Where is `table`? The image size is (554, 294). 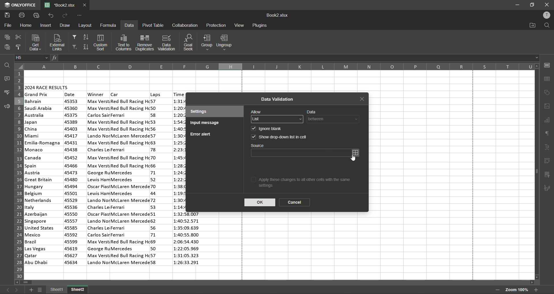
table is located at coordinates (549, 79).